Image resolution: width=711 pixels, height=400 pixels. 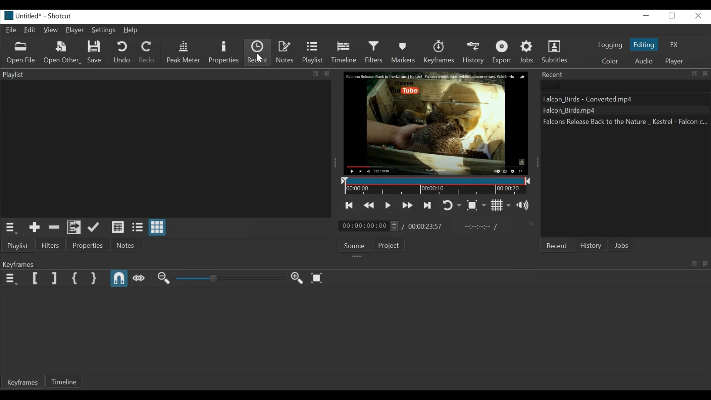 What do you see at coordinates (62, 53) in the screenshot?
I see `Open Other` at bounding box center [62, 53].